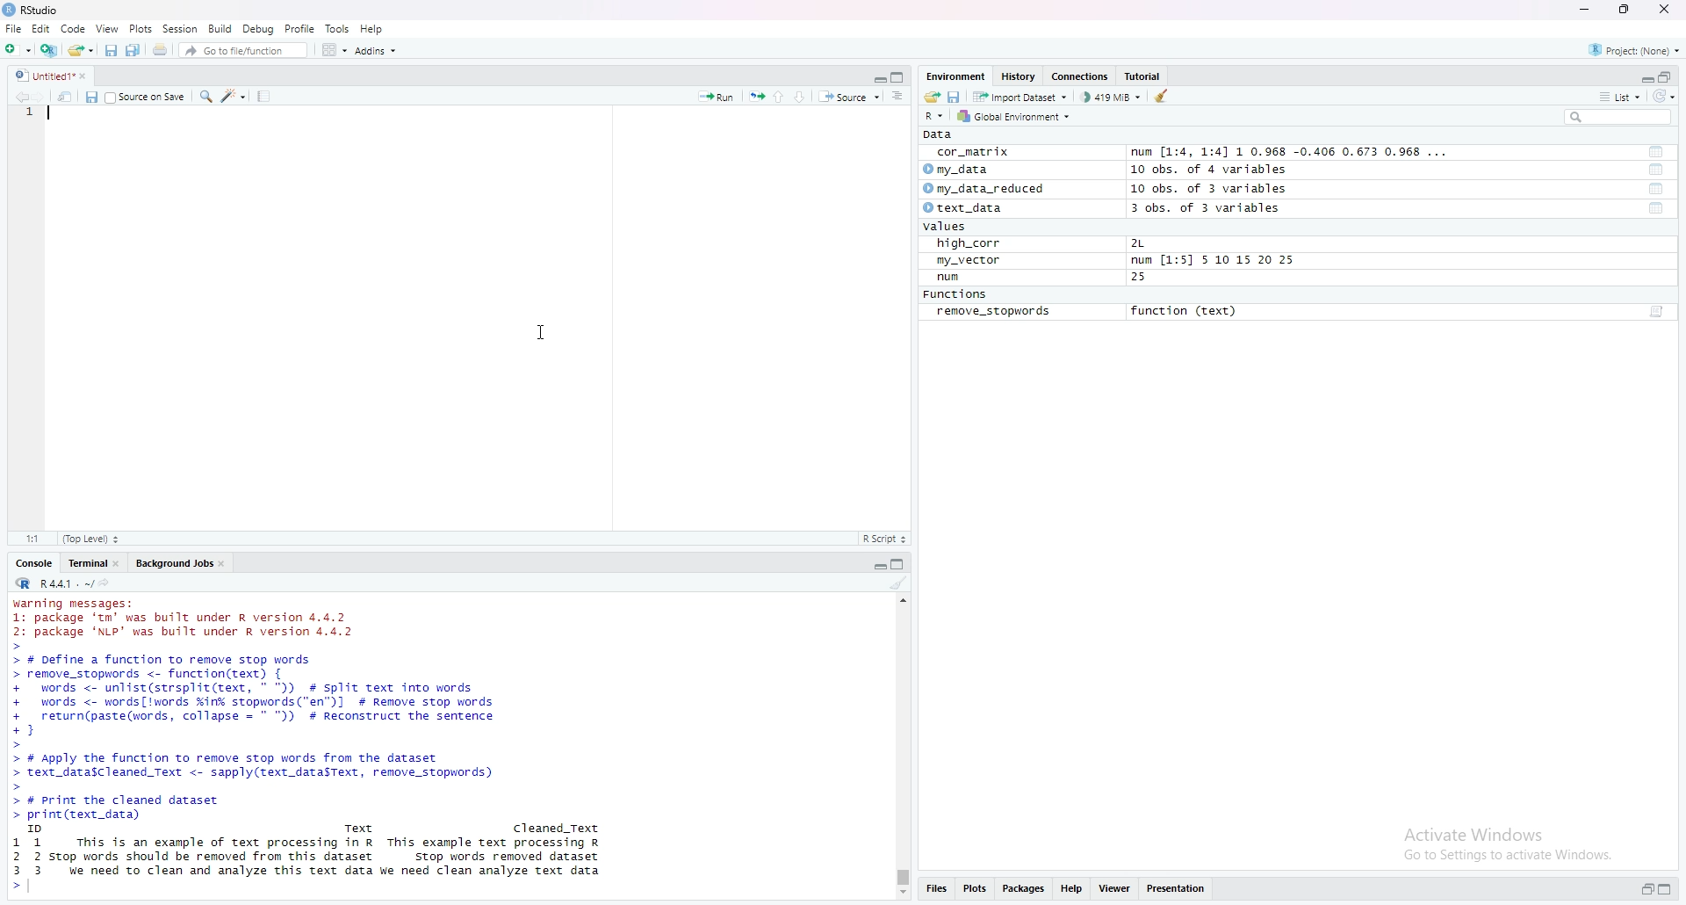 The width and height of the screenshot is (1686, 905). I want to click on Packages, so click(1021, 889).